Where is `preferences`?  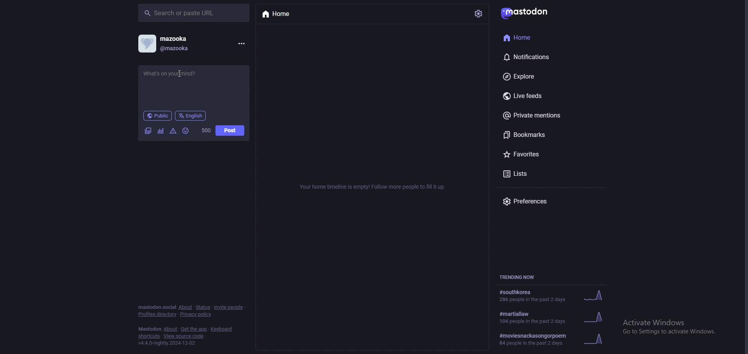
preferences is located at coordinates (545, 201).